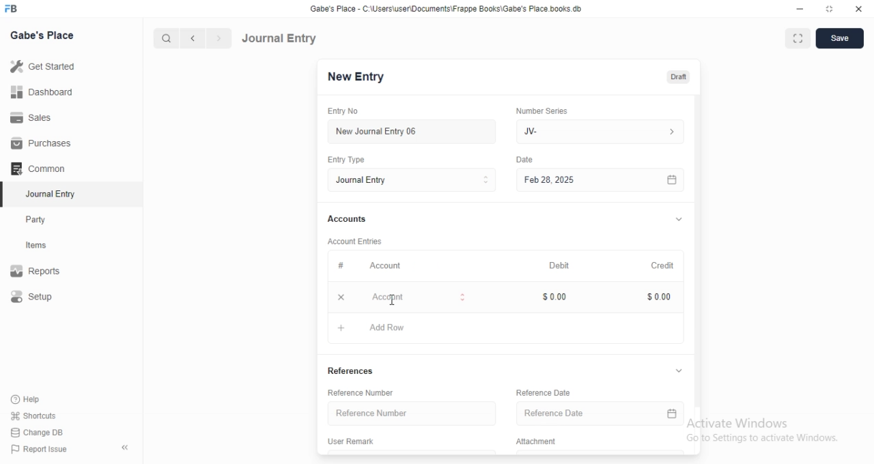 This screenshot has width=874, height=464. I want to click on Reference Date, so click(550, 392).